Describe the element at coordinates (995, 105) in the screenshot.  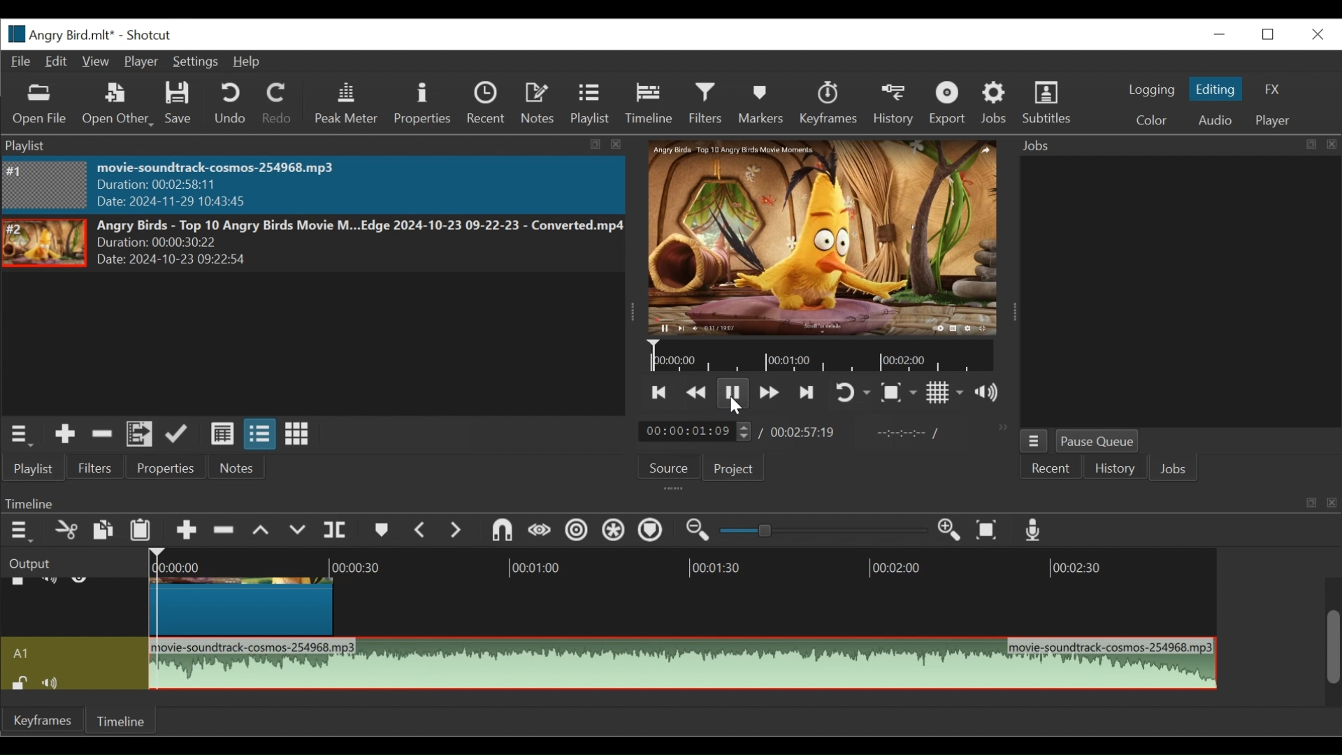
I see `Jobs` at that location.